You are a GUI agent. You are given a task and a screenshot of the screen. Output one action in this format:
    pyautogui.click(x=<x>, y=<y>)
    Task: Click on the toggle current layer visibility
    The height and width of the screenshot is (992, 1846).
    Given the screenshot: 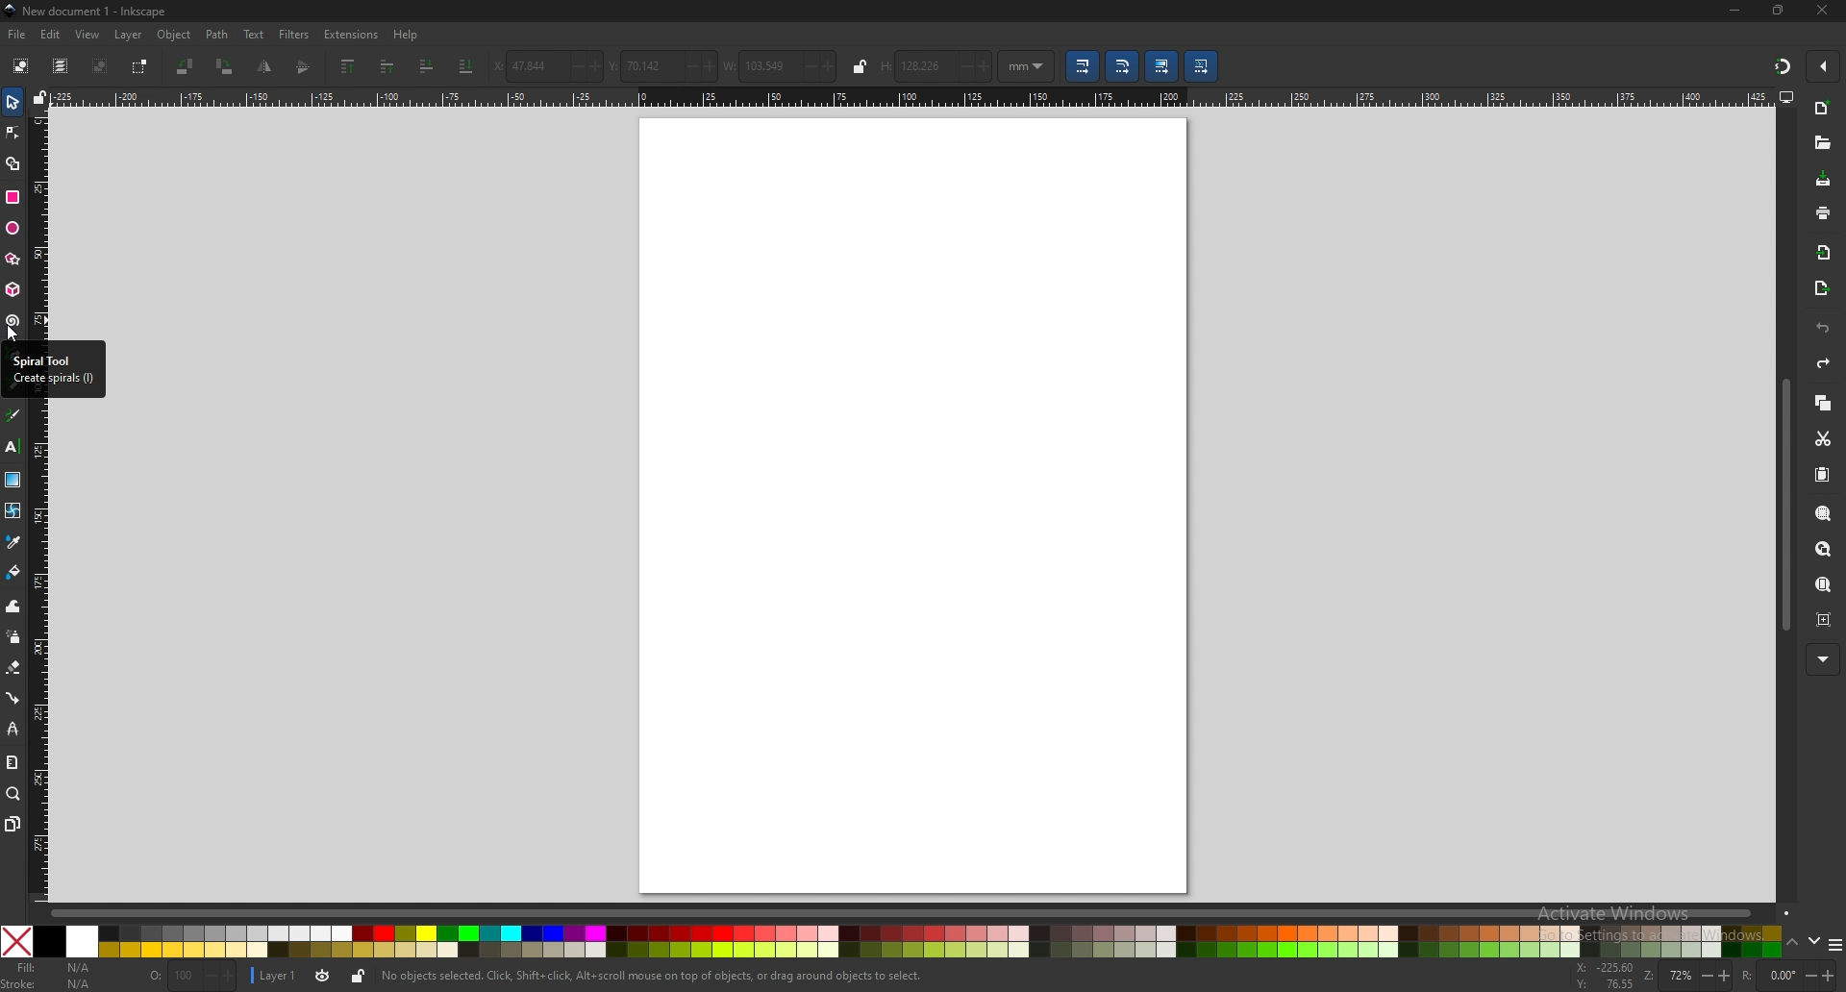 What is the action you would take?
    pyautogui.click(x=324, y=976)
    